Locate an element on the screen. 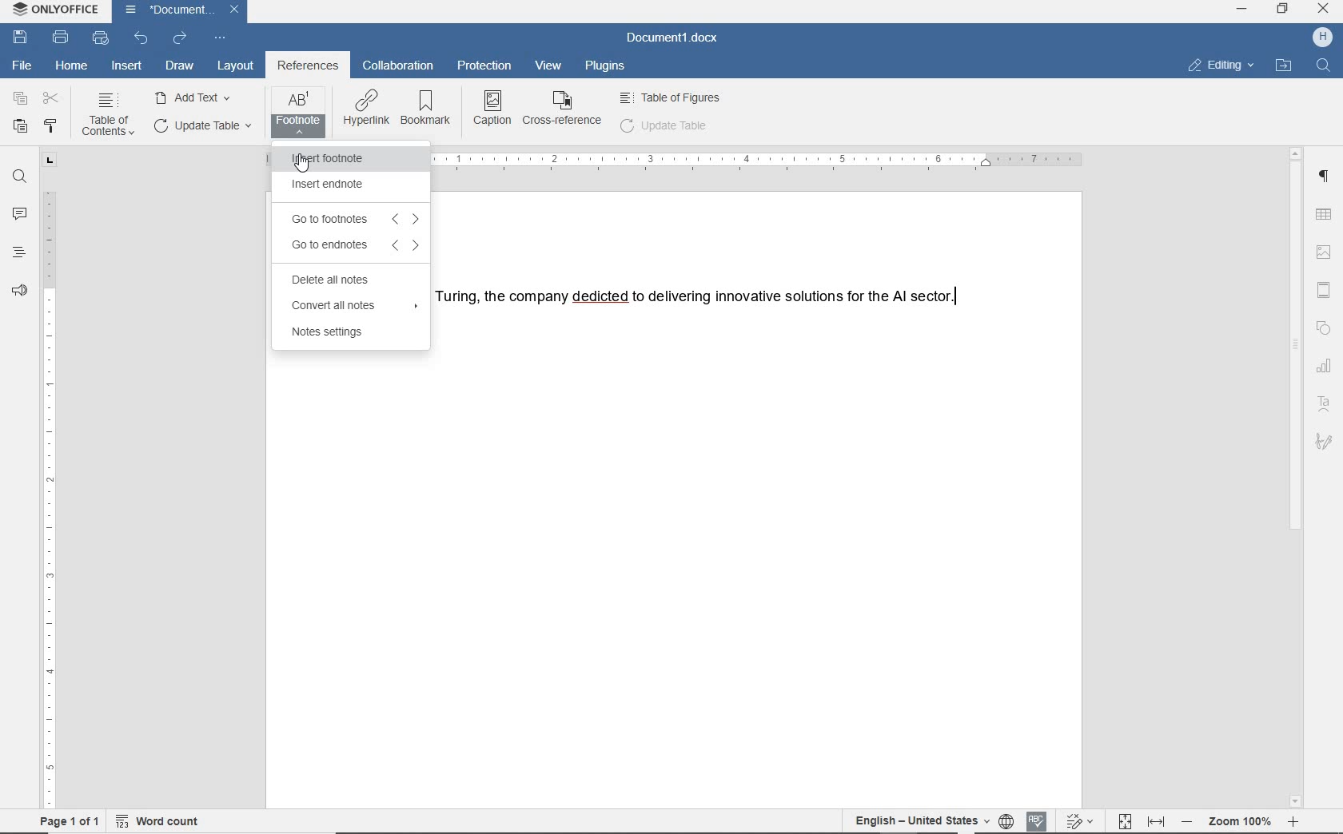 The width and height of the screenshot is (1343, 834). go to end notes is located at coordinates (351, 245).